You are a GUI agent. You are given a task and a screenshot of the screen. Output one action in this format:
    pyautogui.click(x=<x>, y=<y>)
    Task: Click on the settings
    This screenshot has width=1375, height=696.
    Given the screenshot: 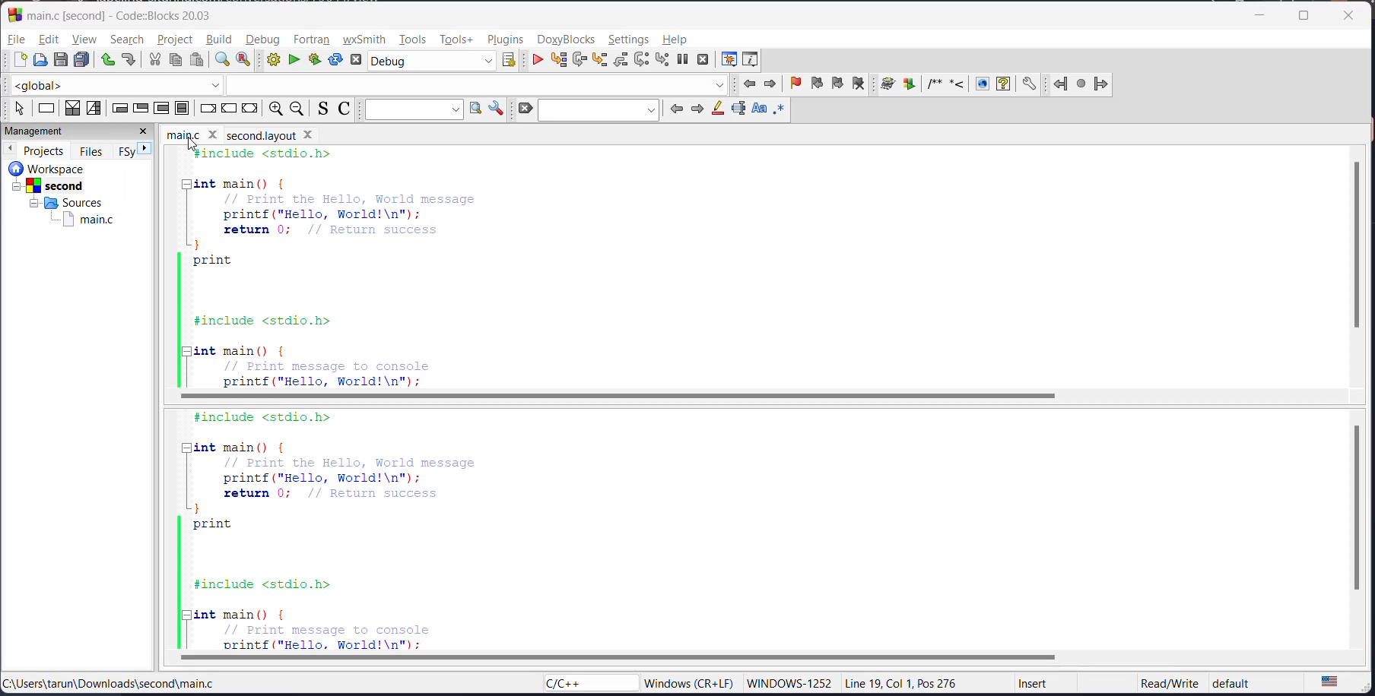 What is the action you would take?
    pyautogui.click(x=630, y=40)
    